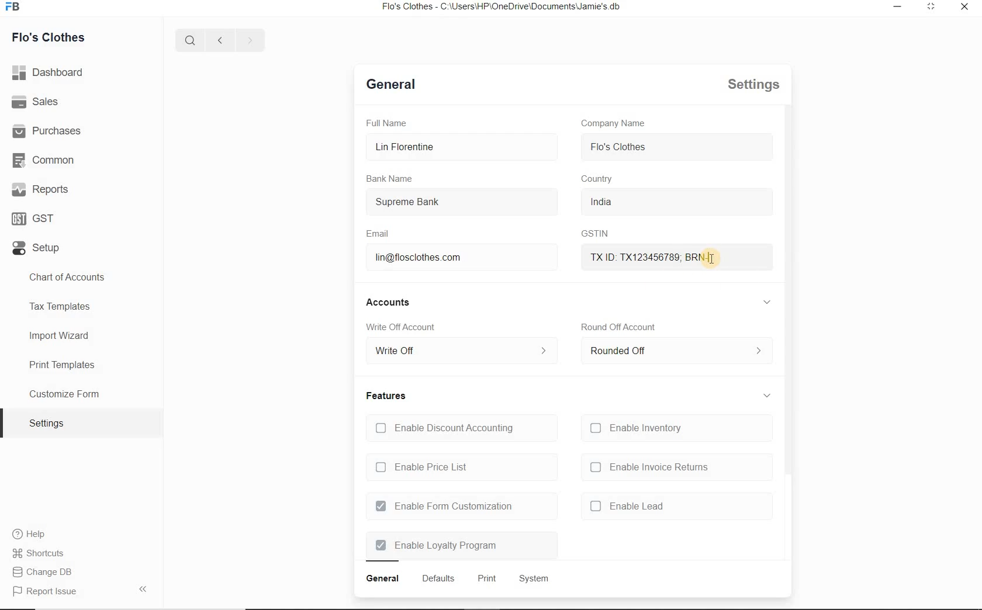  I want to click on Enable Form Customization, so click(444, 507).